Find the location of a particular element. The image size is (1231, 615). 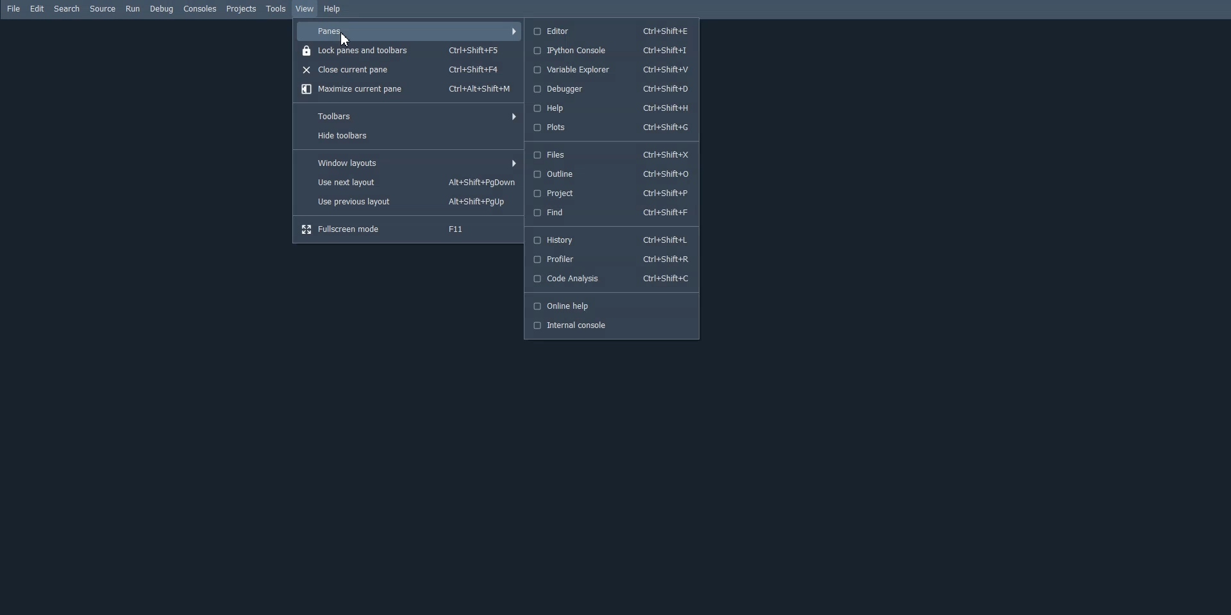

Tools is located at coordinates (276, 8).